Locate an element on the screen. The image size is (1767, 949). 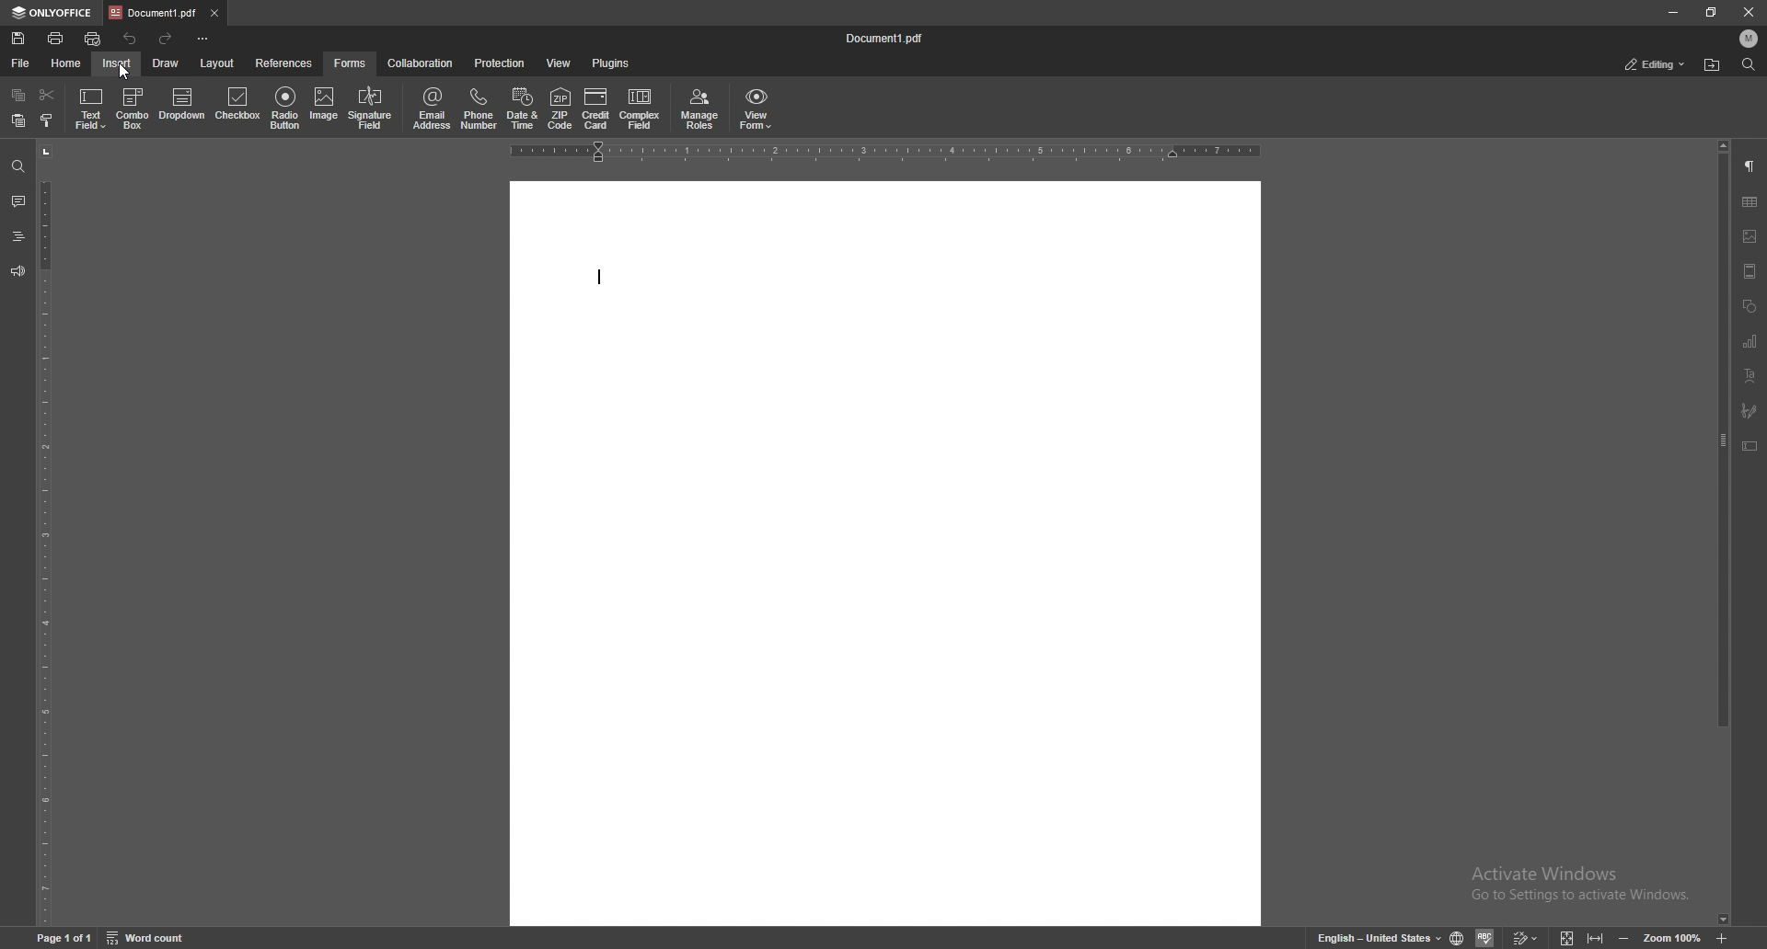
tab is located at coordinates (154, 12).